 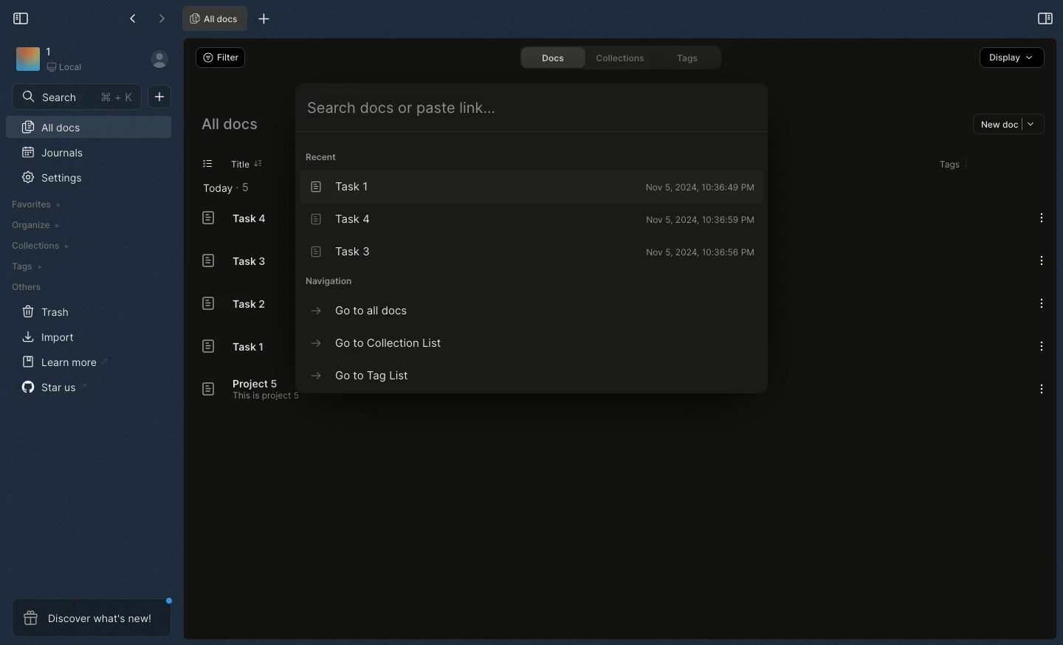 I want to click on New doc, so click(x=1006, y=125).